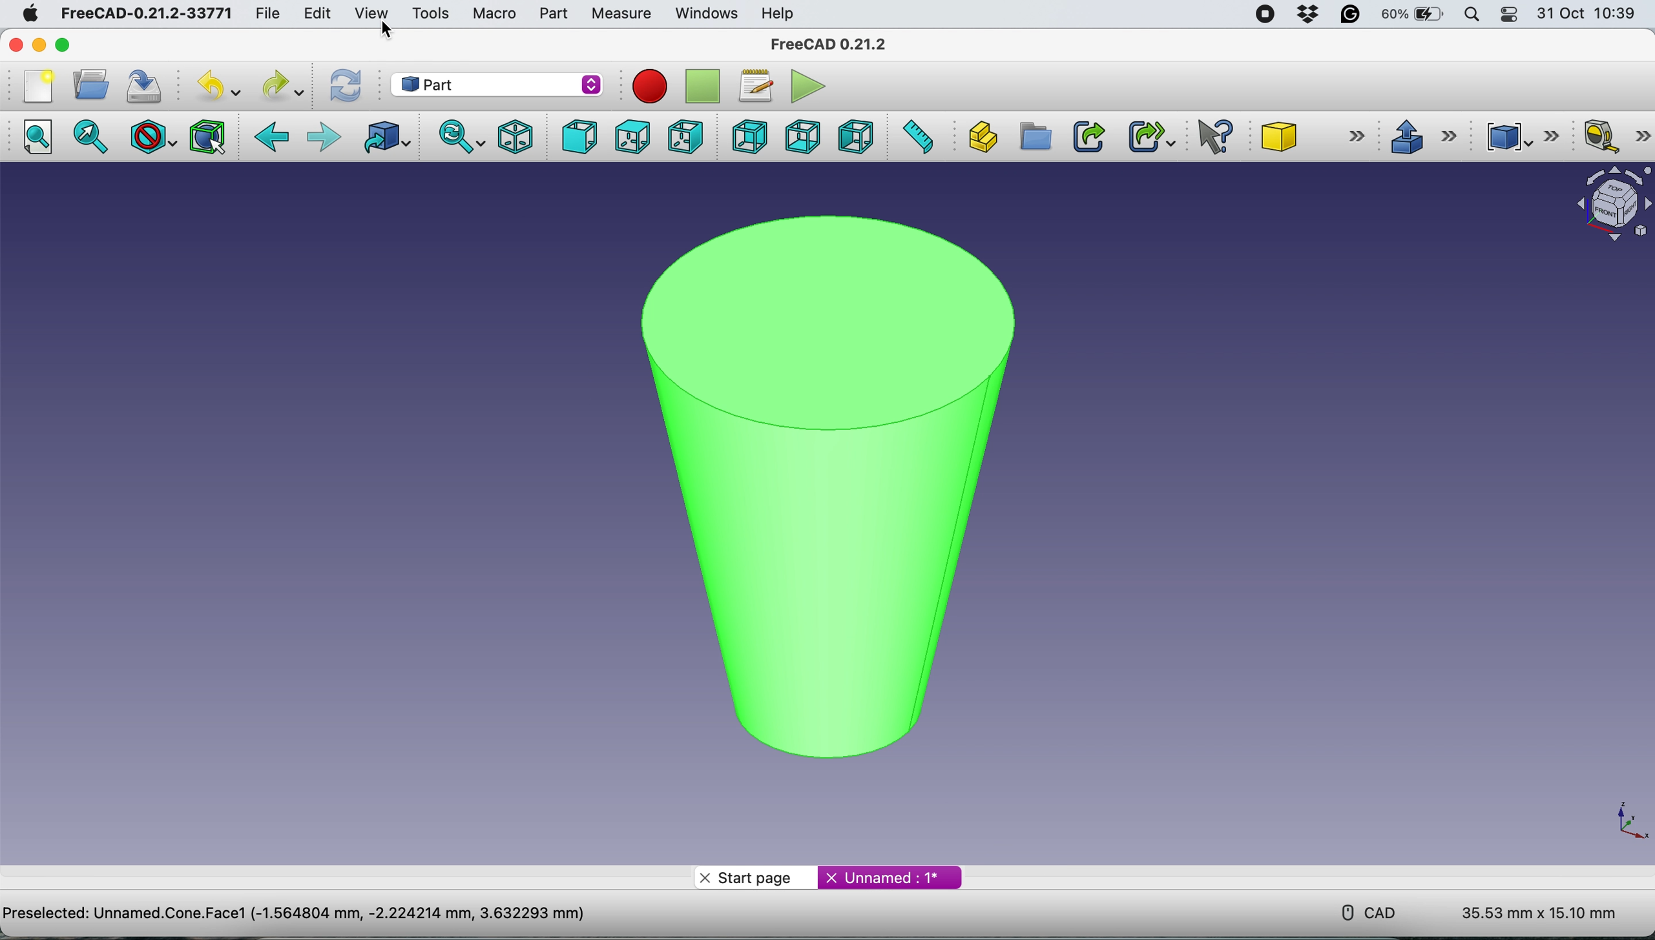  What do you see at coordinates (755, 877) in the screenshot?
I see `start page` at bounding box center [755, 877].